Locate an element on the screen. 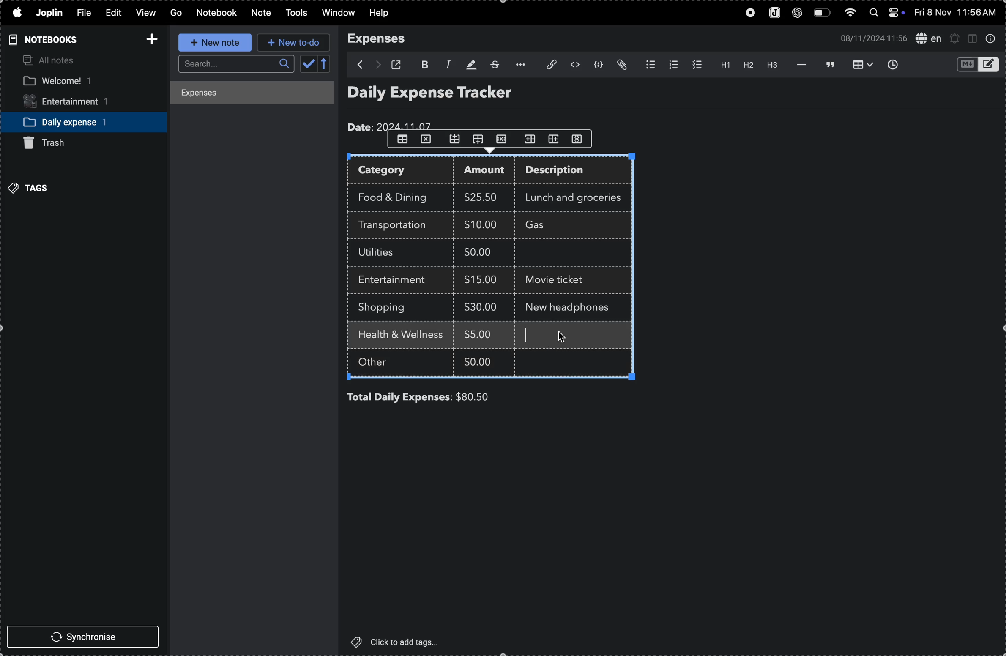  horrizontal line is located at coordinates (799, 64).